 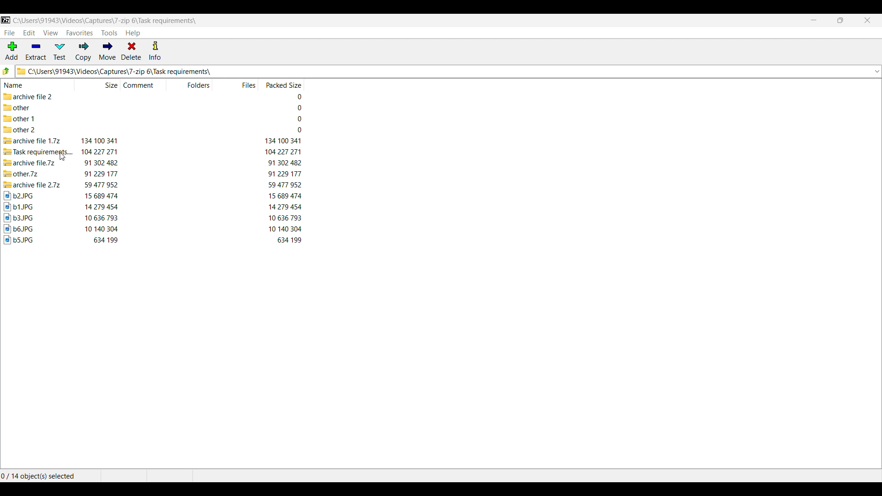 I want to click on Go to previous folder, so click(x=6, y=71).